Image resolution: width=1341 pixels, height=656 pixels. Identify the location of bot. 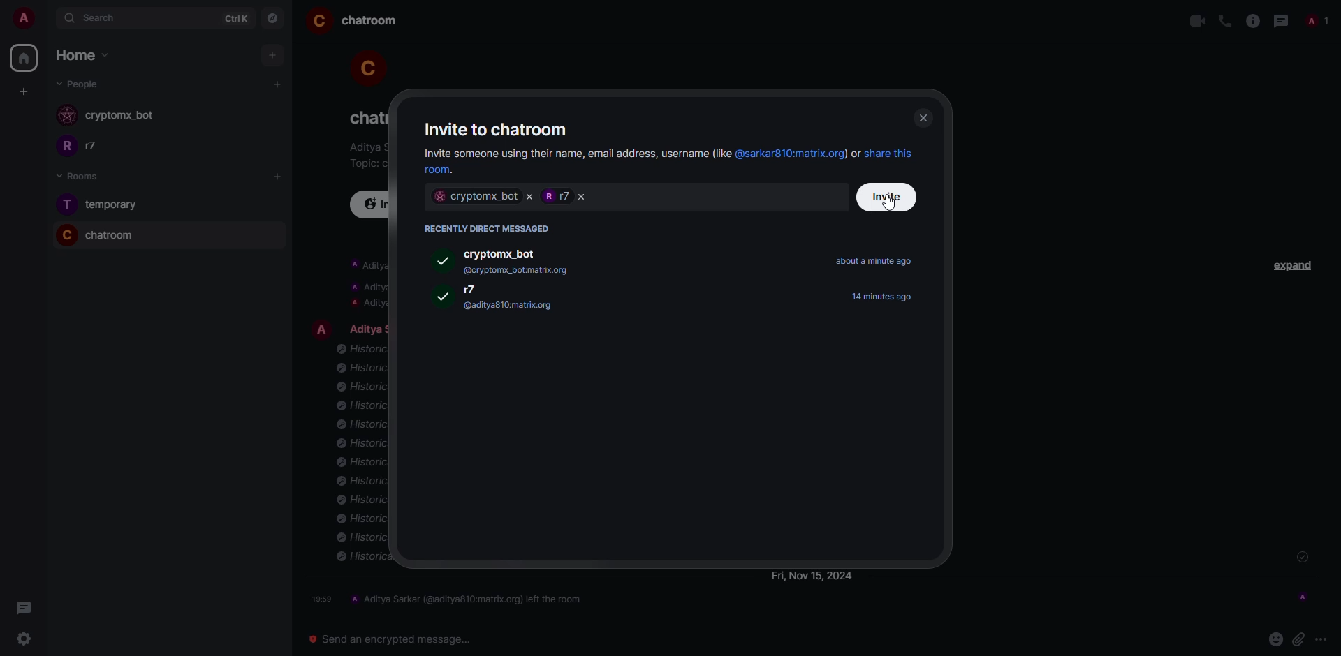
(506, 253).